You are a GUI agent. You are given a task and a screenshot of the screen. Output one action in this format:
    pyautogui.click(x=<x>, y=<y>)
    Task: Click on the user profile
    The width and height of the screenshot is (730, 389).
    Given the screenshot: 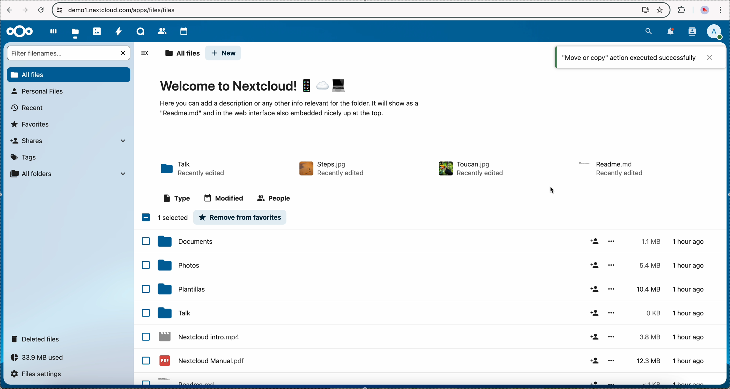 What is the action you would take?
    pyautogui.click(x=717, y=32)
    